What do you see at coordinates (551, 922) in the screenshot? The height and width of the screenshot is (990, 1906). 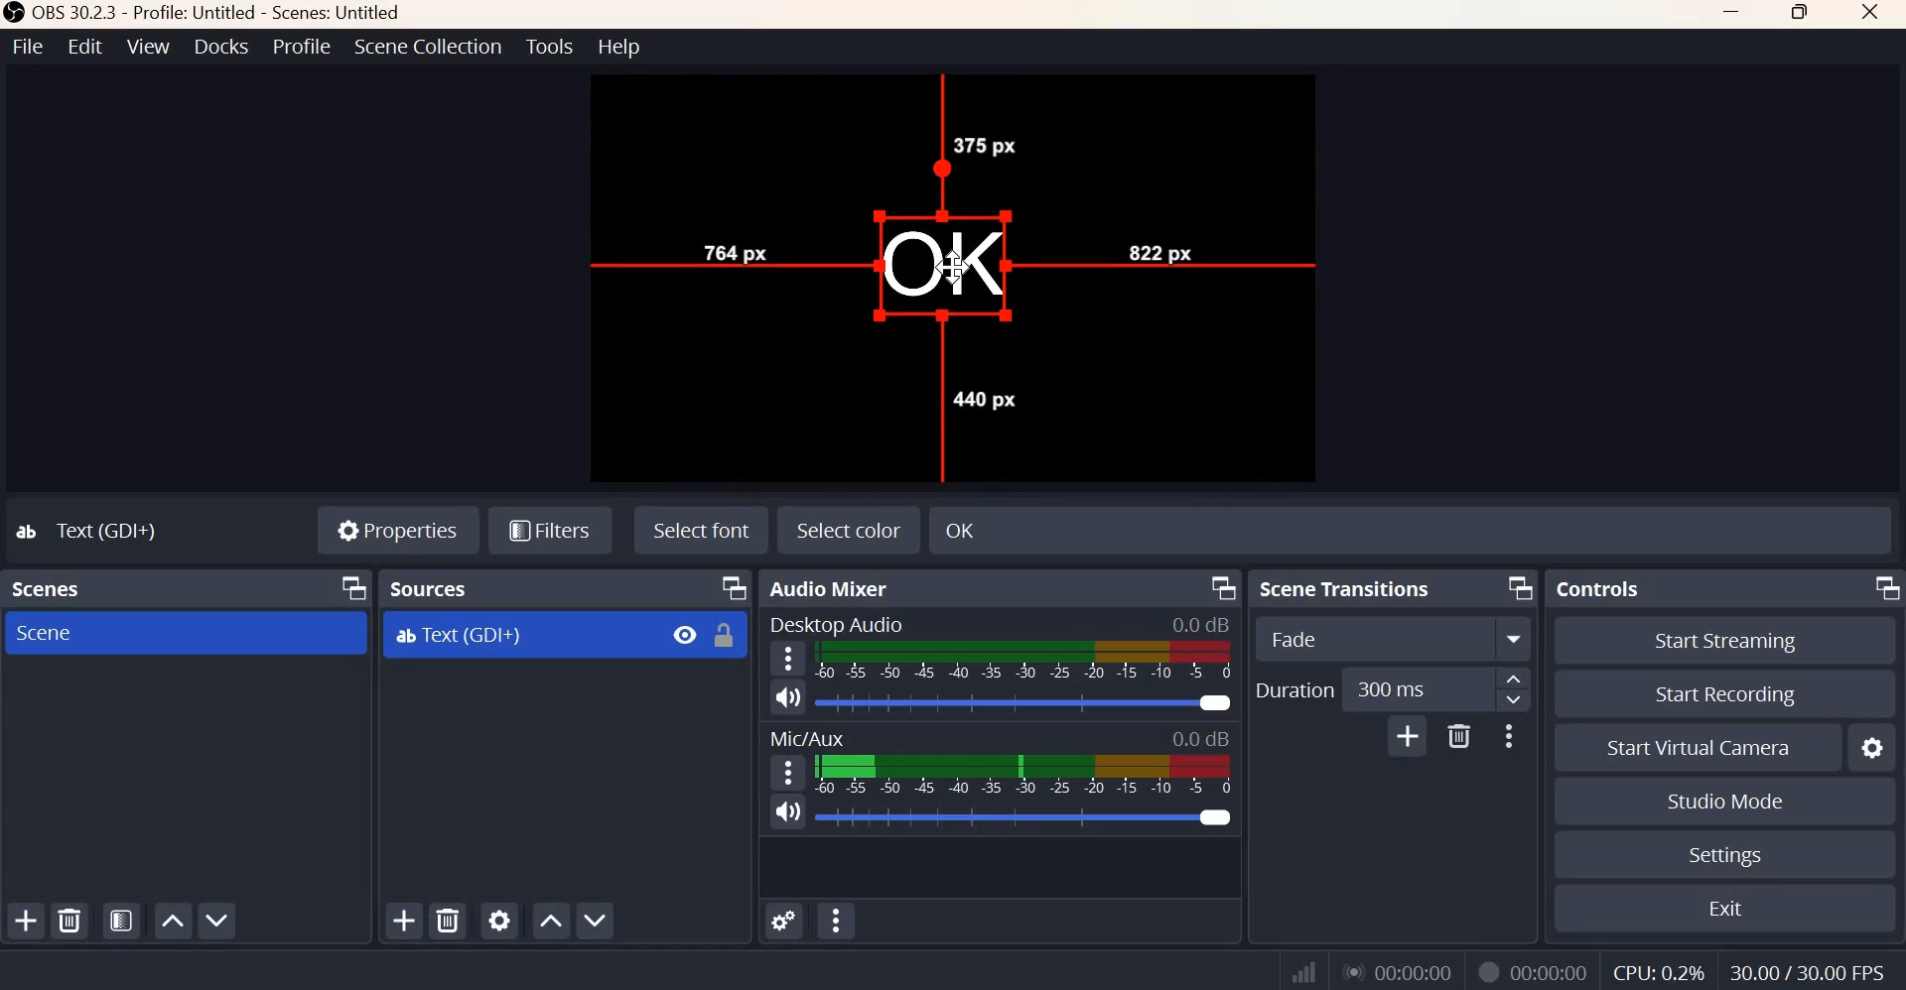 I see `move source(s) up` at bounding box center [551, 922].